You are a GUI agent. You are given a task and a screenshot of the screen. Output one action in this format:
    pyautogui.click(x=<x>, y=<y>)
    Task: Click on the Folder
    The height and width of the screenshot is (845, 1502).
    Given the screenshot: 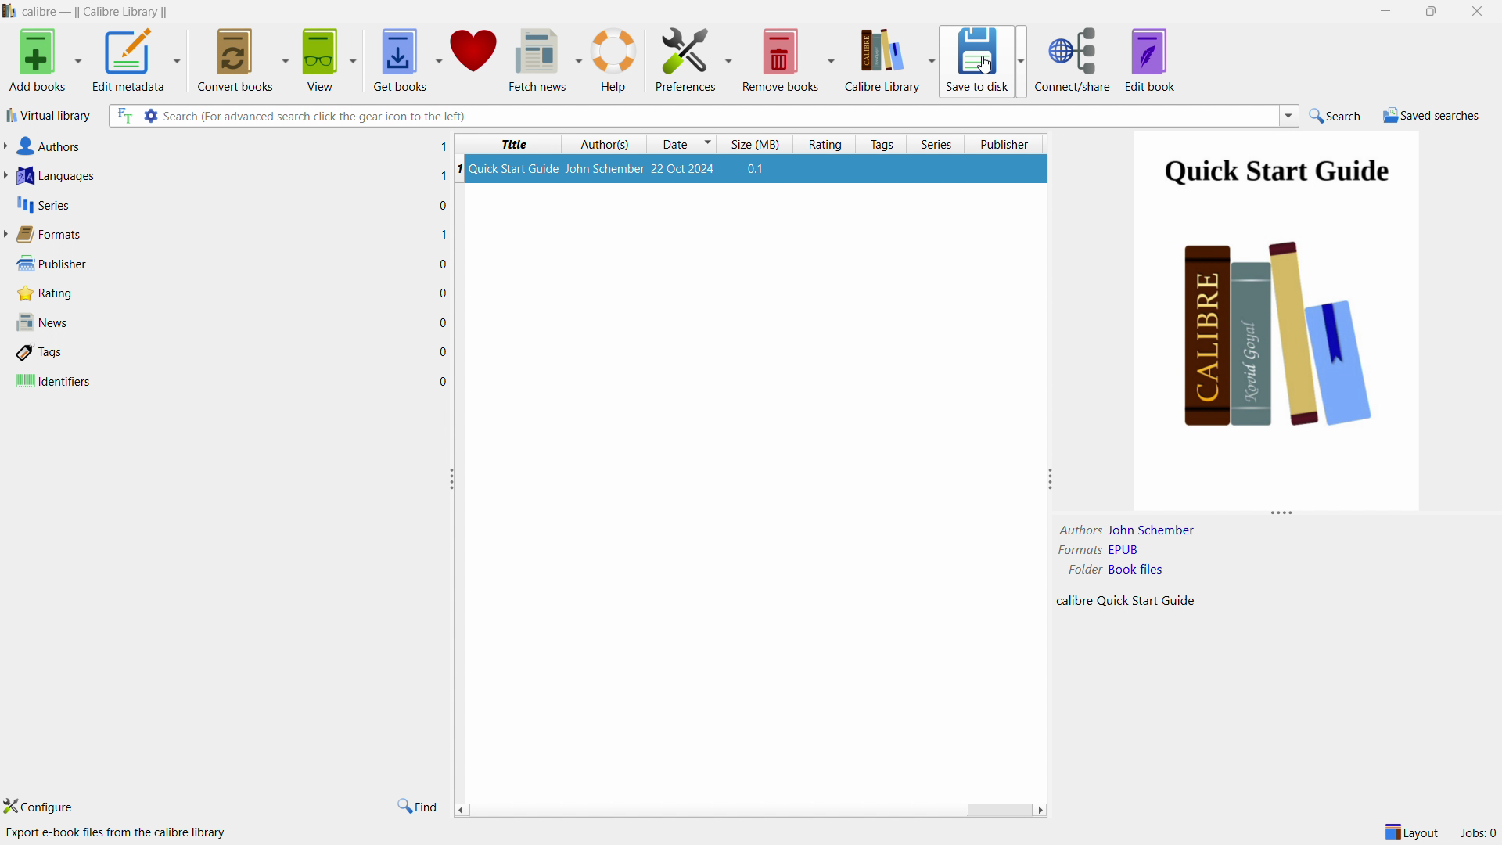 What is the action you would take?
    pyautogui.click(x=1075, y=569)
    